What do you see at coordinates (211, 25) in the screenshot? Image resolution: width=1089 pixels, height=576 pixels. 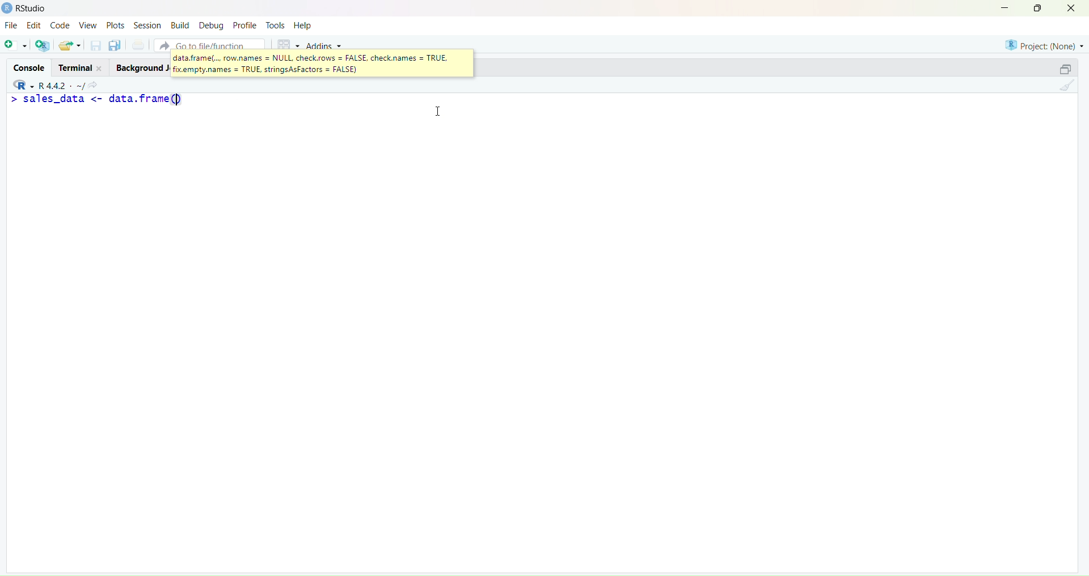 I see `Debug` at bounding box center [211, 25].